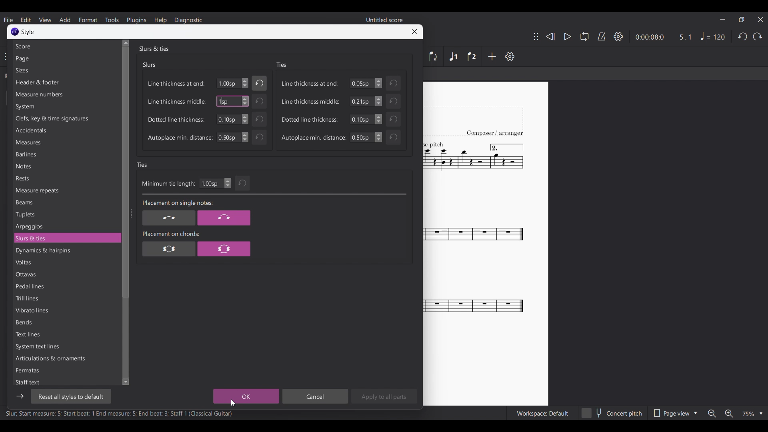 This screenshot has width=768, height=432. What do you see at coordinates (224, 218) in the screenshot?
I see `Placement on single note option 2` at bounding box center [224, 218].